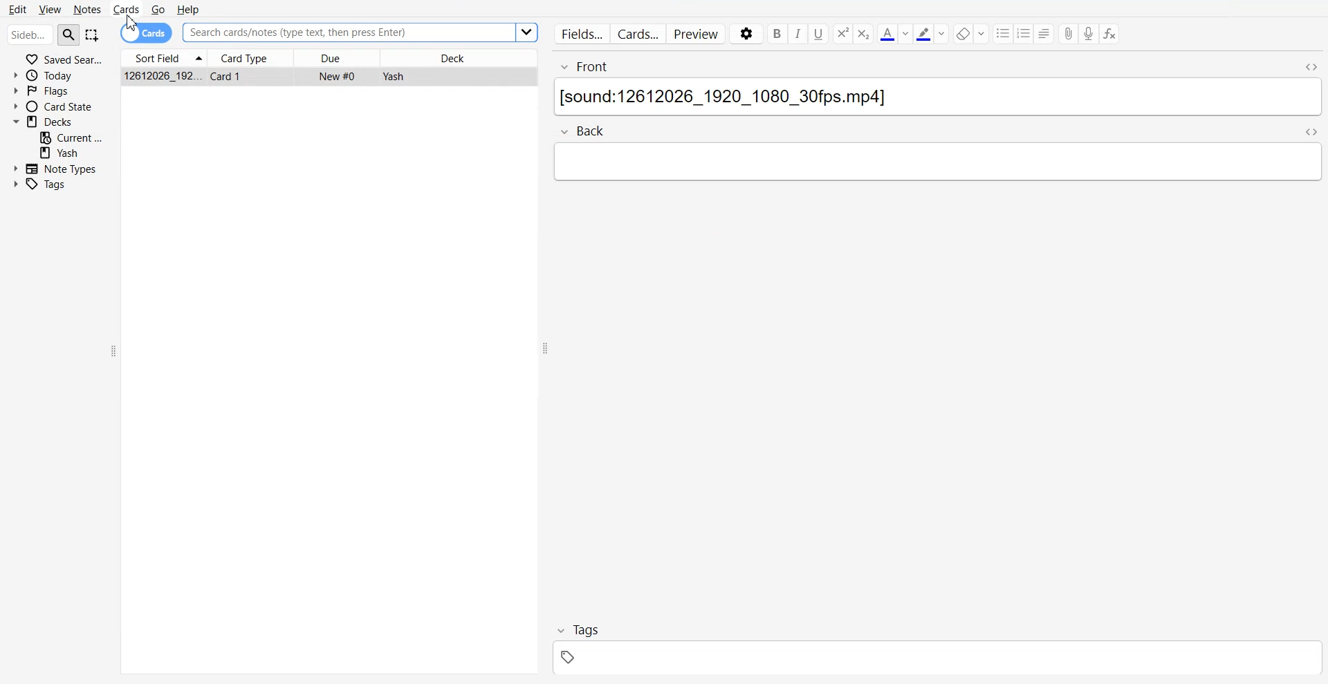  Describe the element at coordinates (460, 57) in the screenshot. I see `Deck` at that location.